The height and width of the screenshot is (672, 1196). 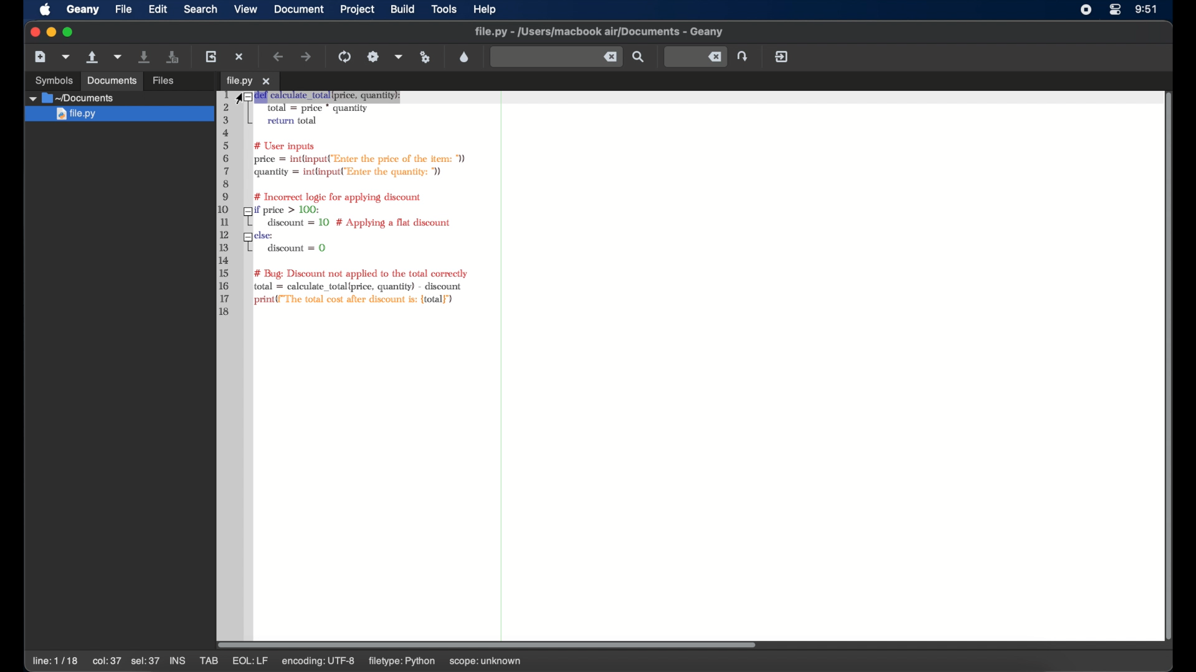 I want to click on control center, so click(x=1115, y=10).